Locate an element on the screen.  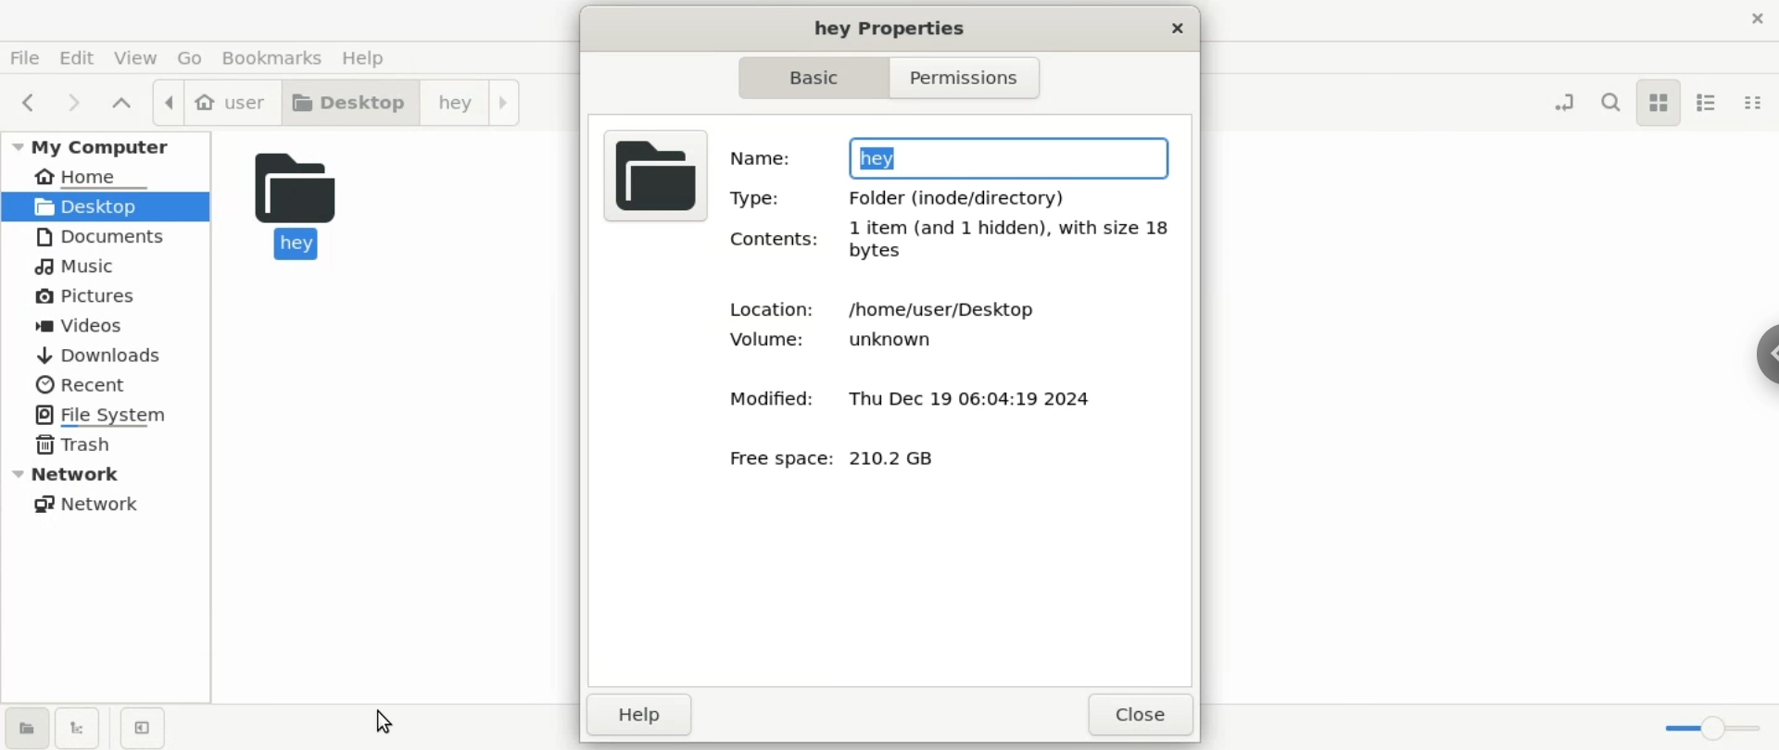
folder logo is located at coordinates (651, 173).